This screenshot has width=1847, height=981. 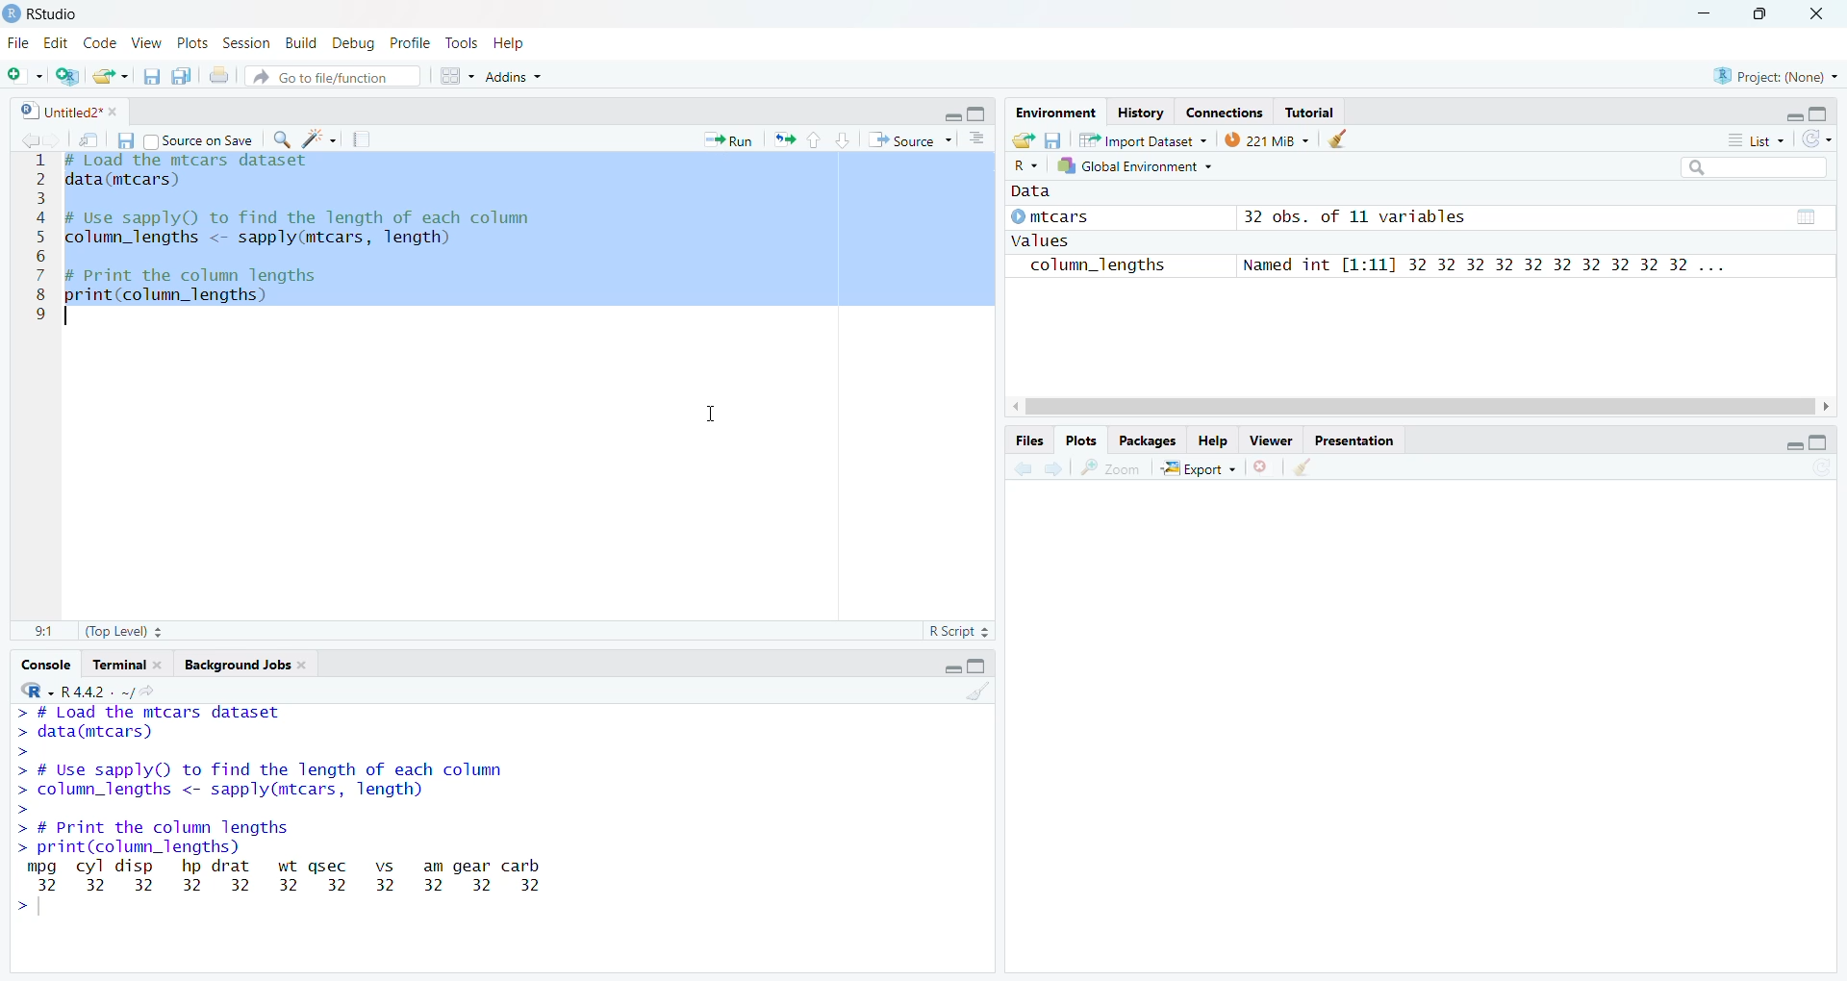 I want to click on File, so click(x=21, y=41).